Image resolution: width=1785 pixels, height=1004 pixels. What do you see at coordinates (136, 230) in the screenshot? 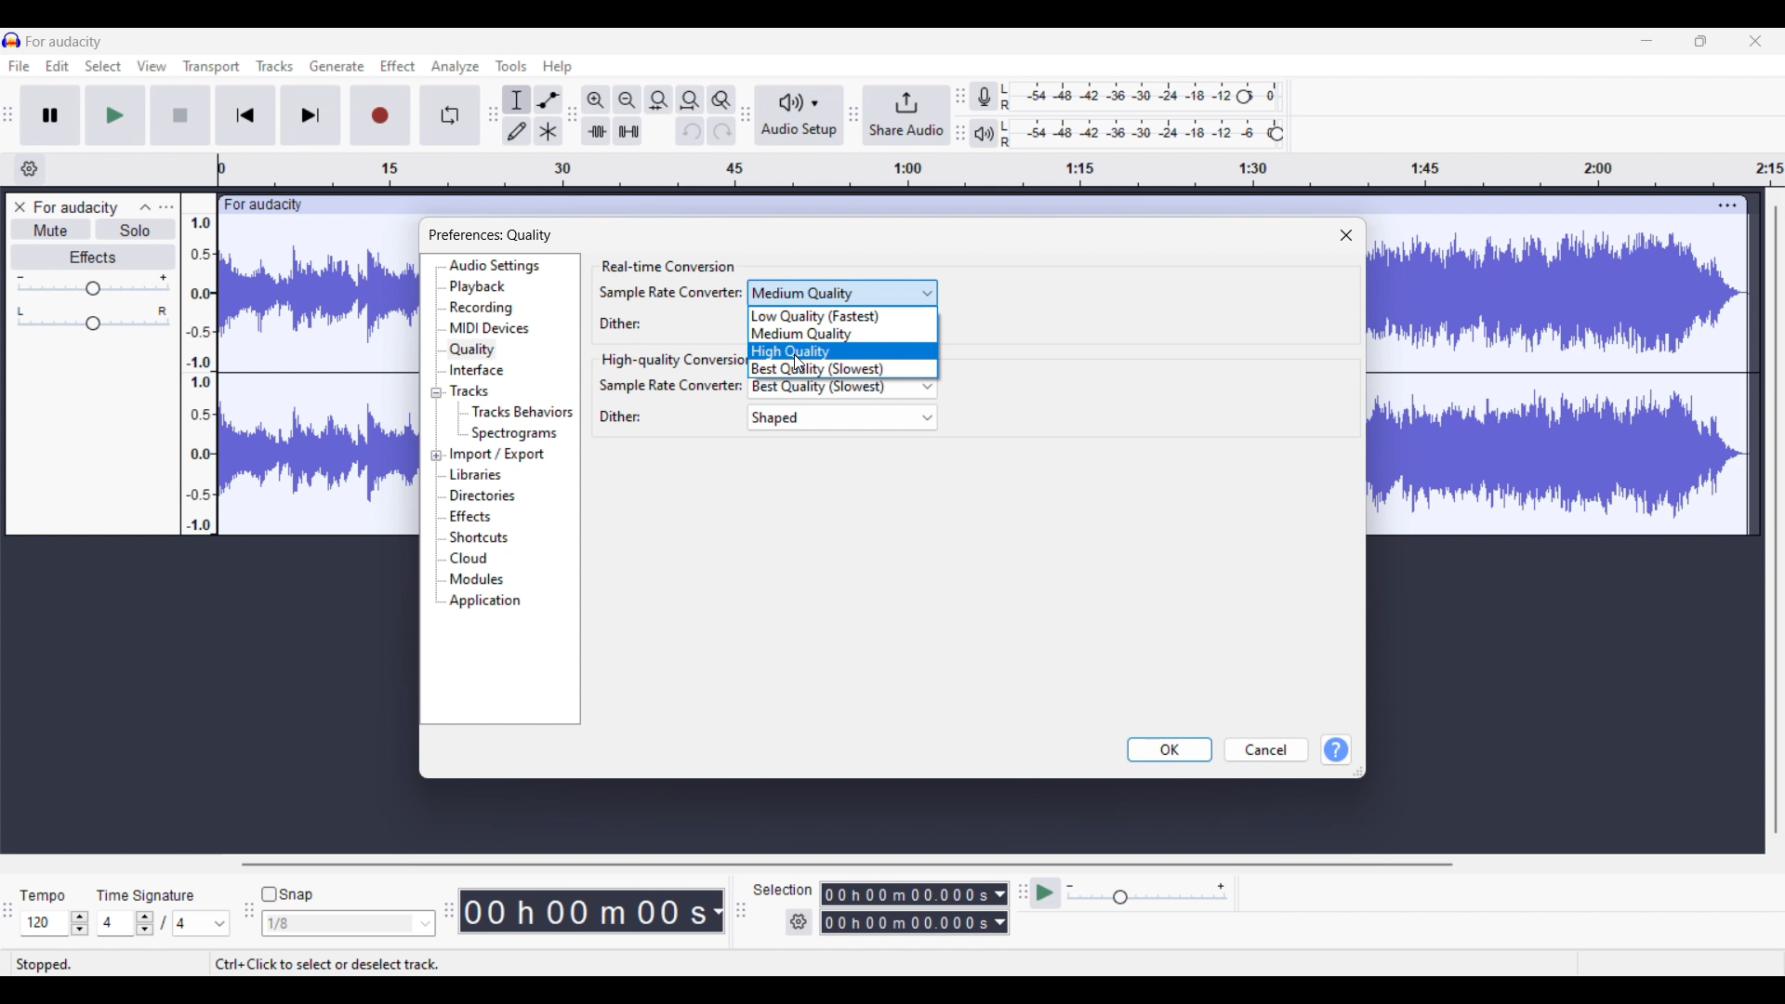
I see `Solo` at bounding box center [136, 230].